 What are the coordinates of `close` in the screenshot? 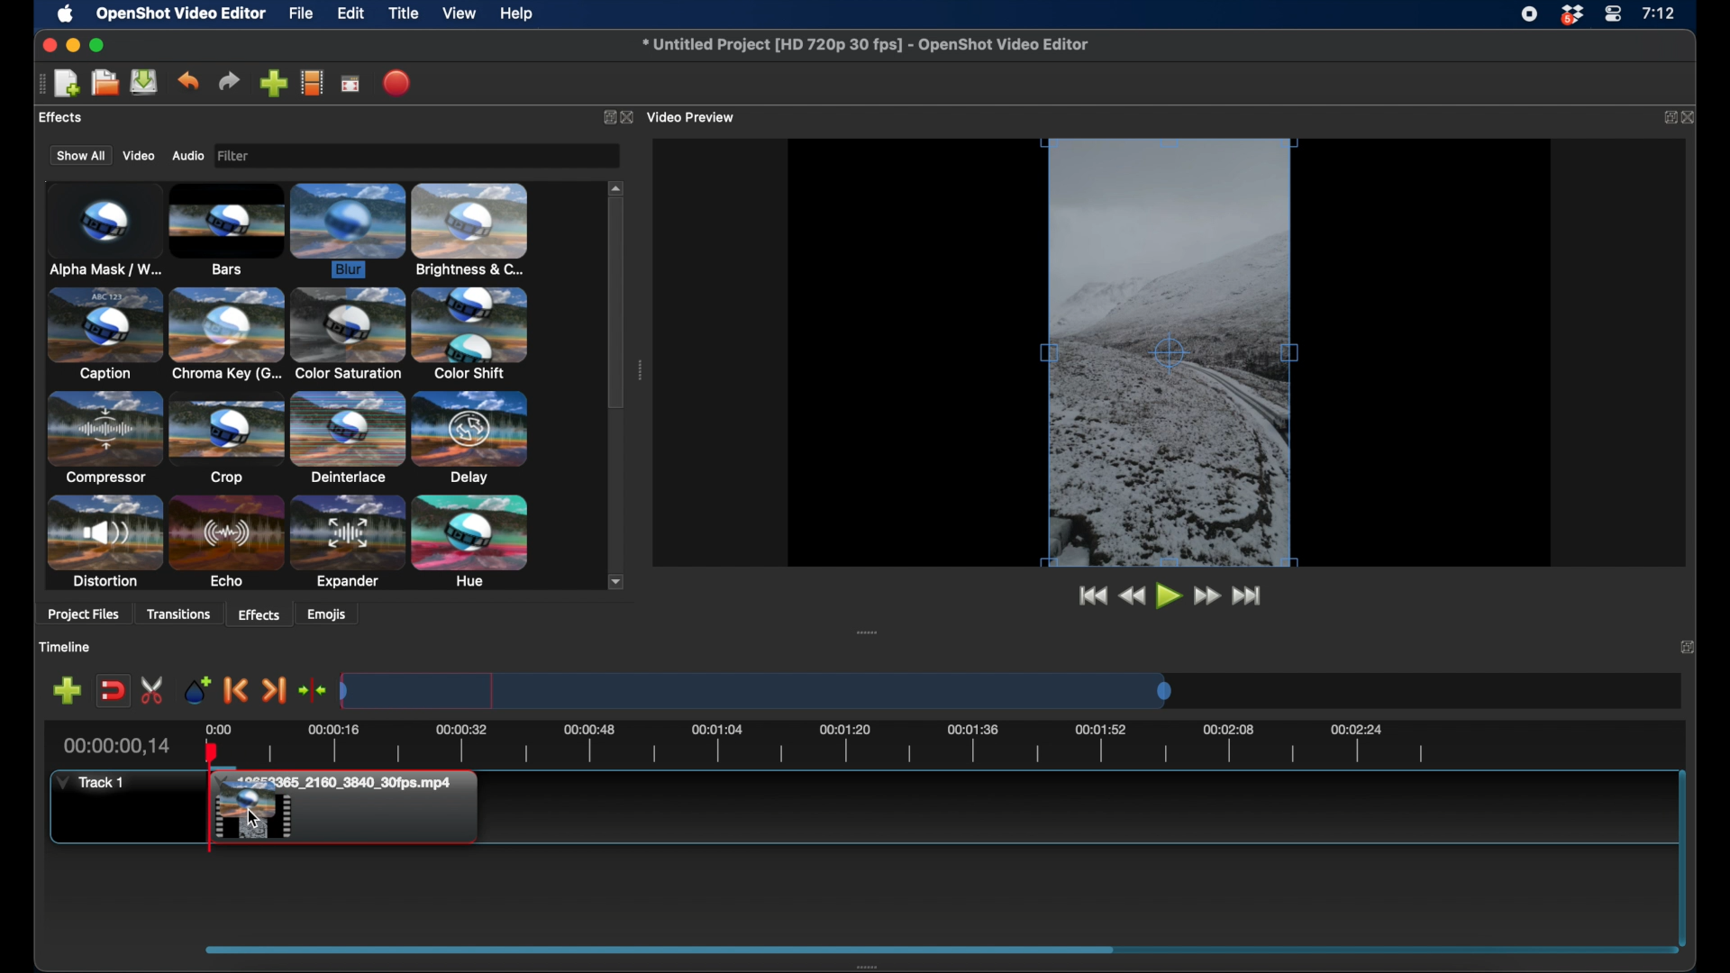 It's located at (631, 118).